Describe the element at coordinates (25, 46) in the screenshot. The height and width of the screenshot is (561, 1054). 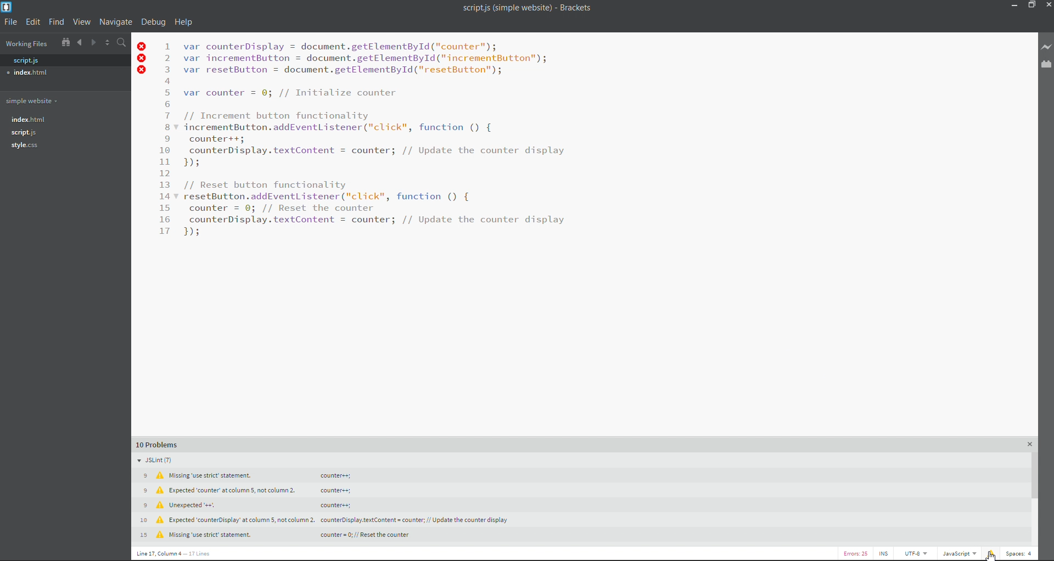
I see `working files` at that location.